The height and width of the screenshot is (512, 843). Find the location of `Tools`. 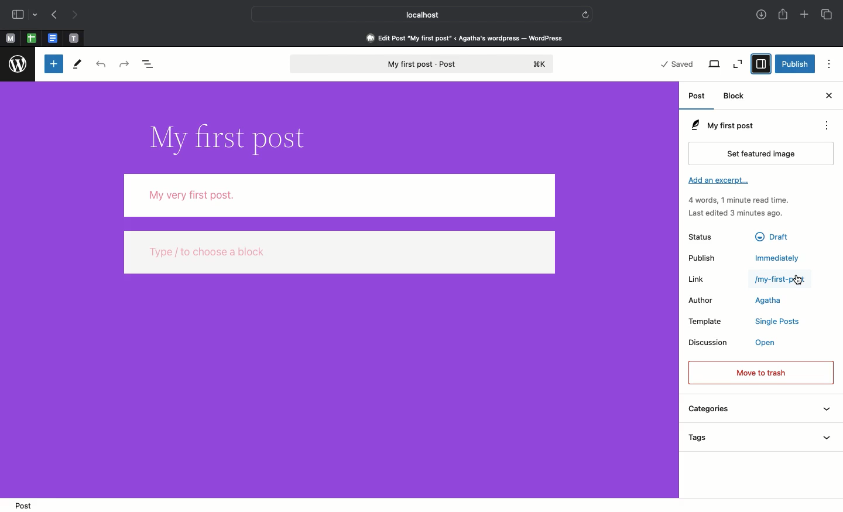

Tools is located at coordinates (78, 64).